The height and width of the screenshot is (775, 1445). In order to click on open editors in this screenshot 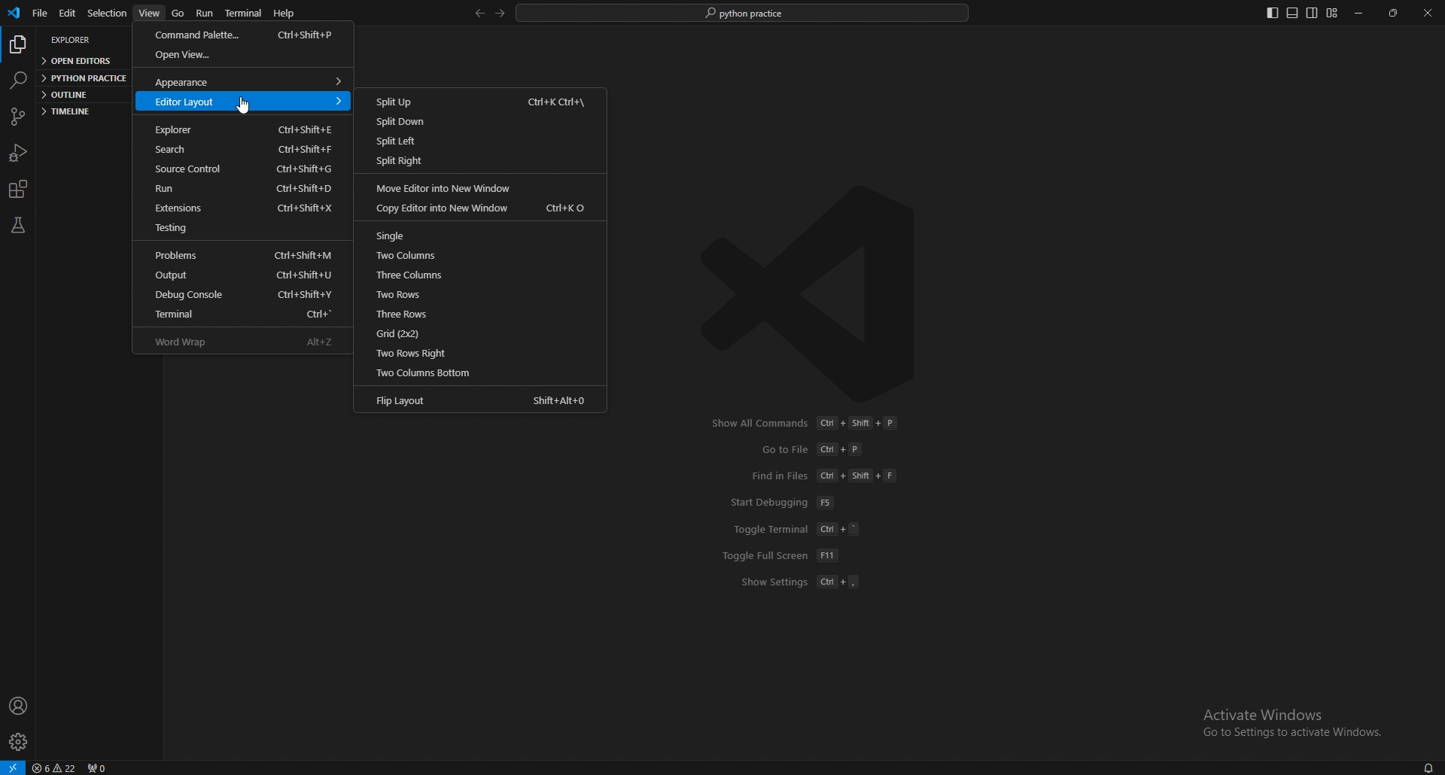, I will do `click(79, 61)`.